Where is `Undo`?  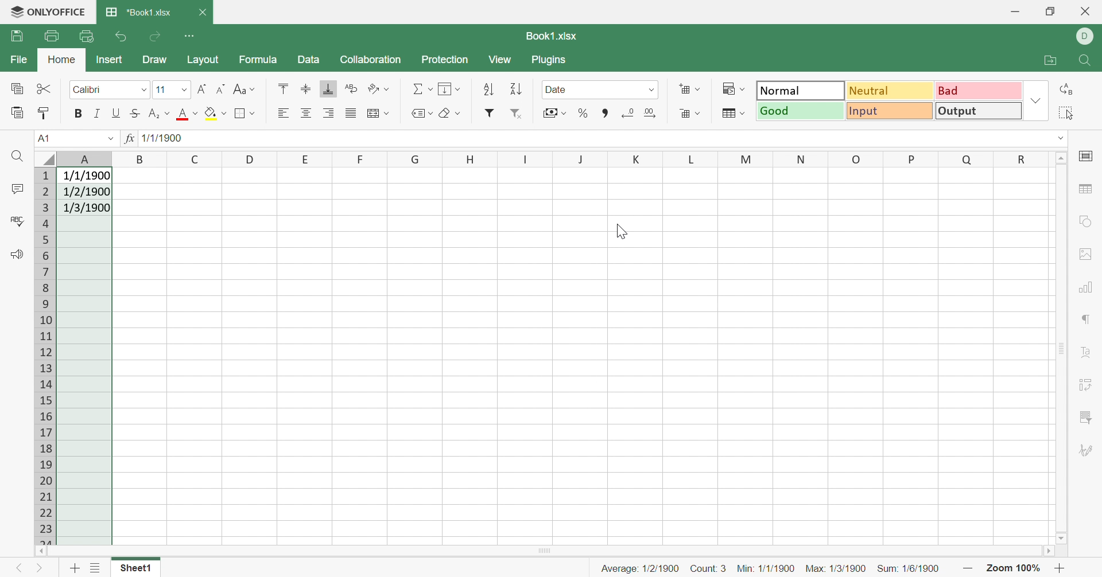 Undo is located at coordinates (123, 36).